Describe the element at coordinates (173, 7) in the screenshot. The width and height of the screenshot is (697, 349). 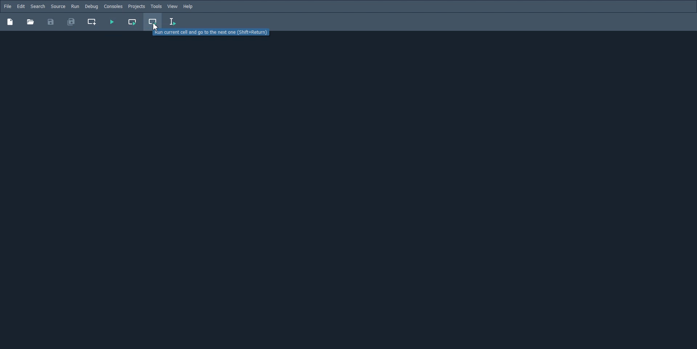
I see `view` at that location.